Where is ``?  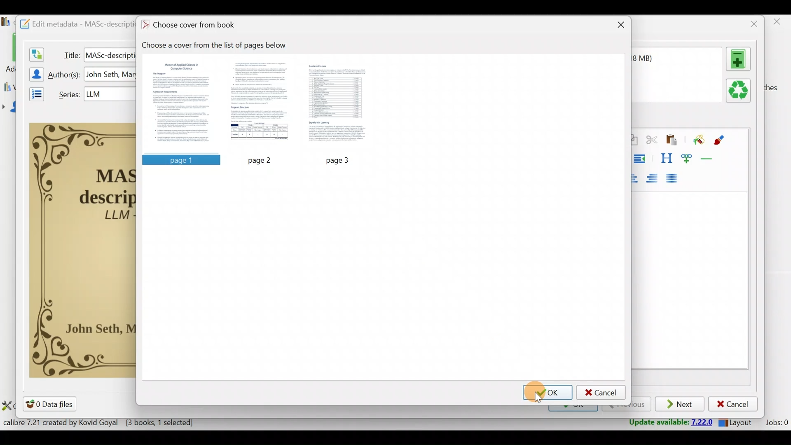  is located at coordinates (110, 54).